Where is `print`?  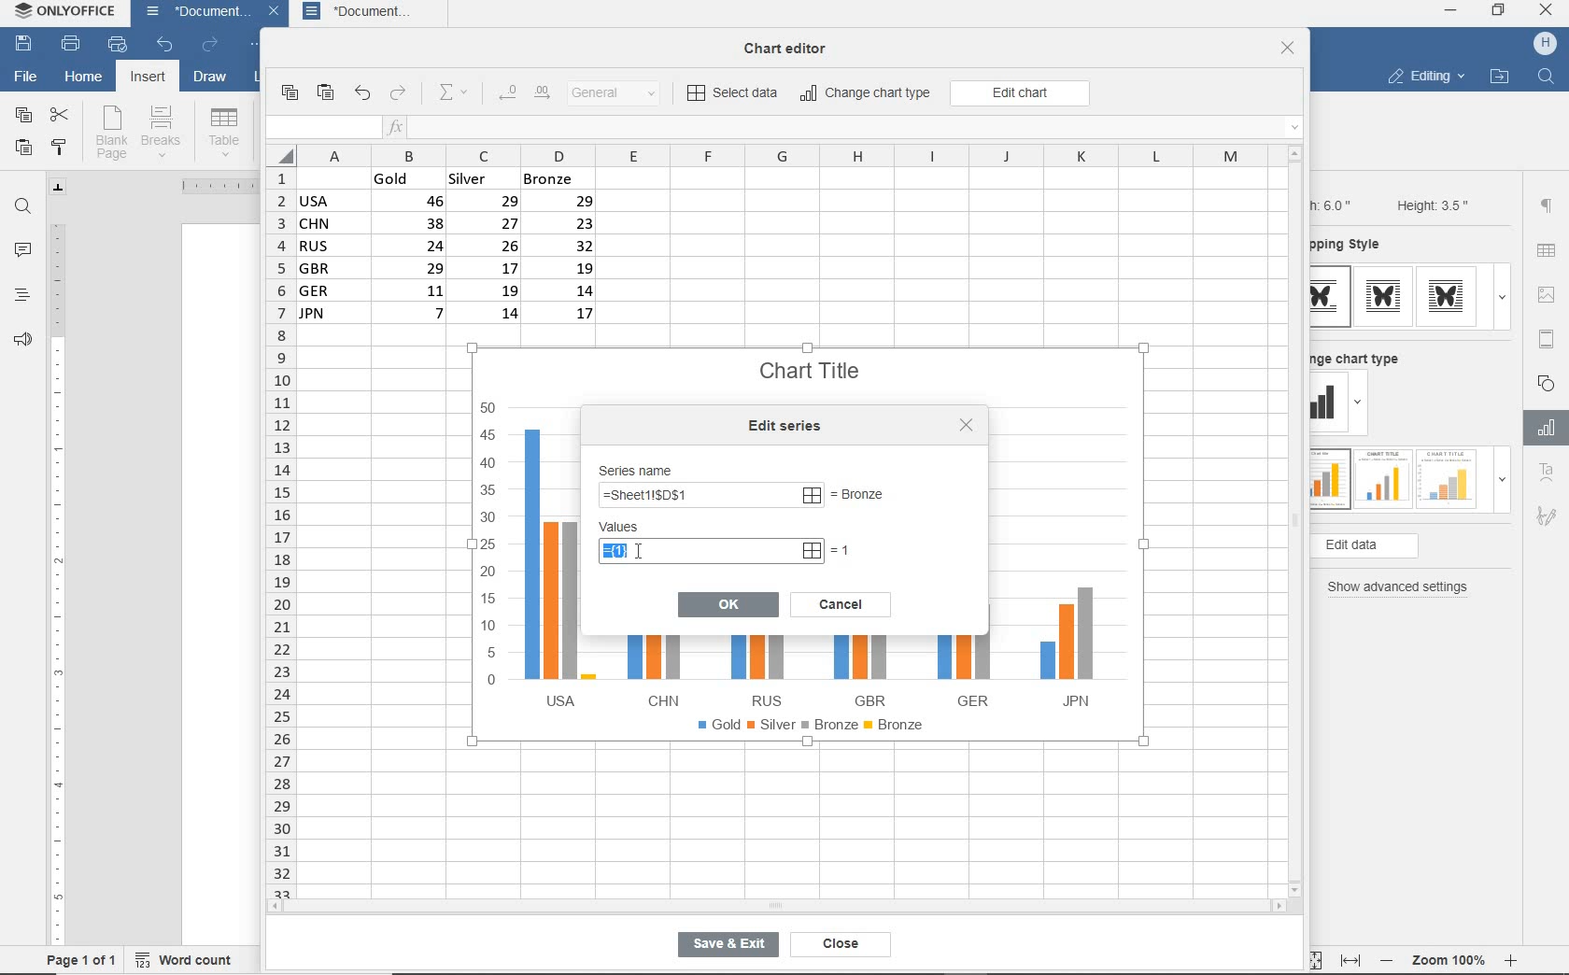
print is located at coordinates (70, 45).